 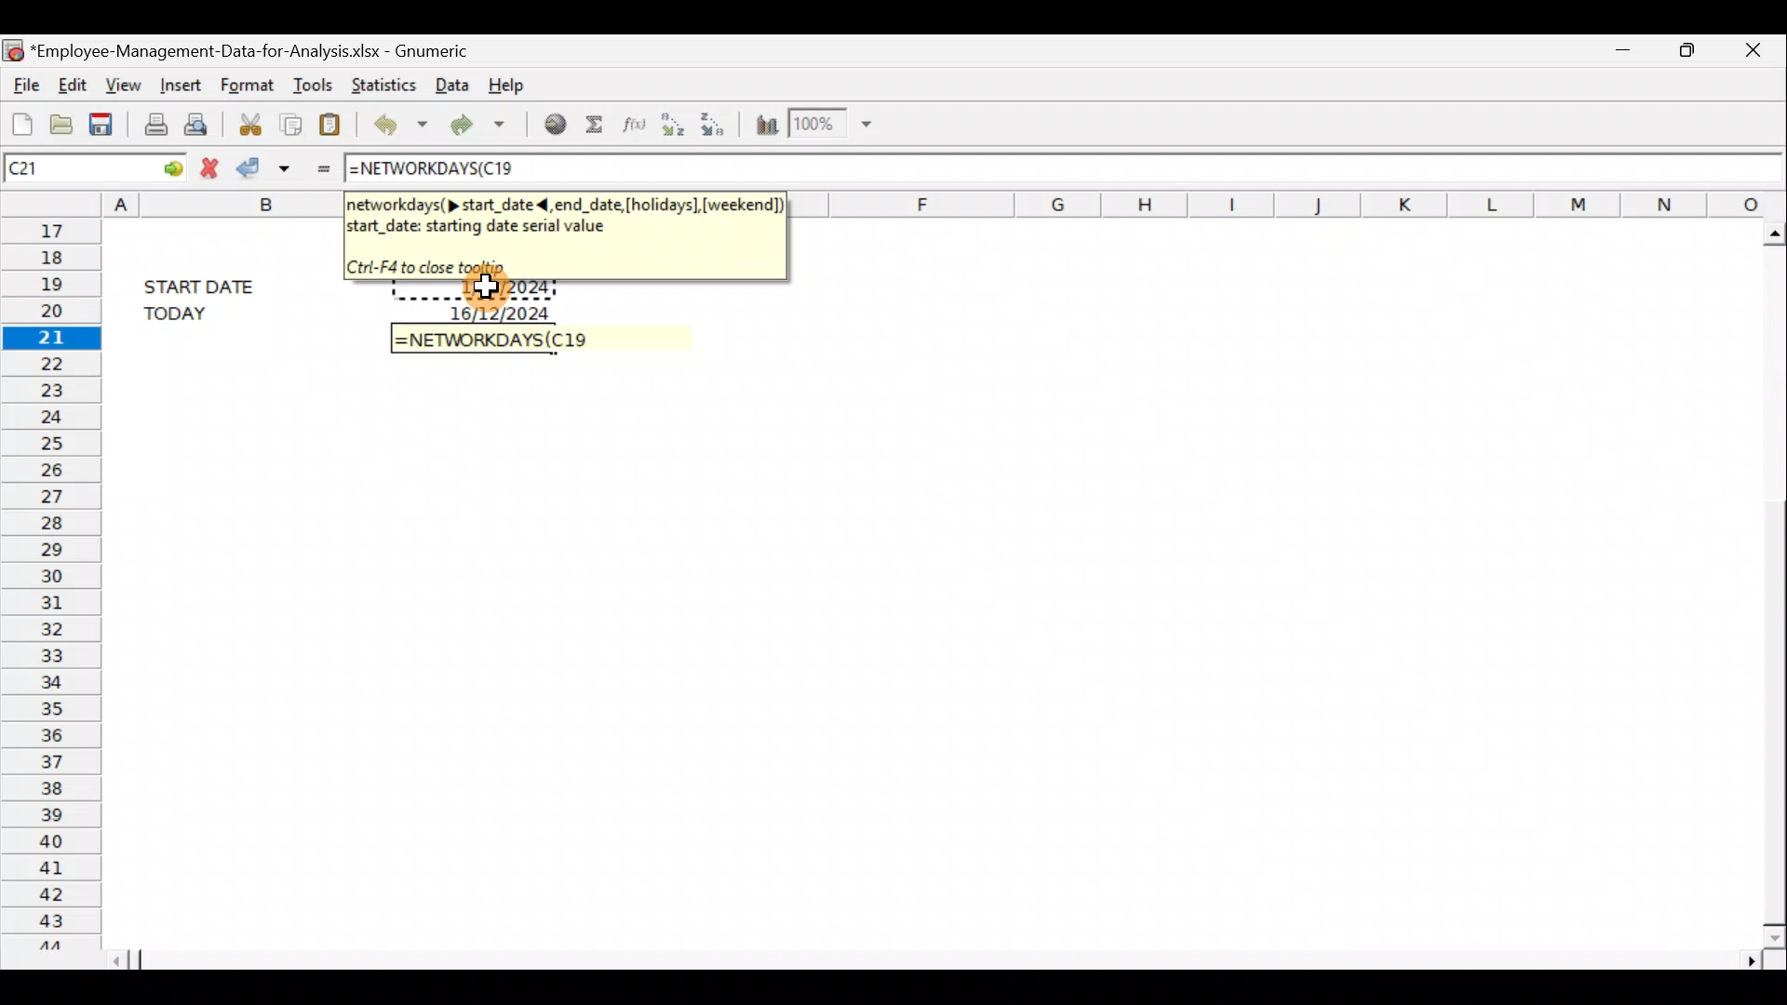 What do you see at coordinates (1767, 580) in the screenshot?
I see `Scroll bar` at bounding box center [1767, 580].